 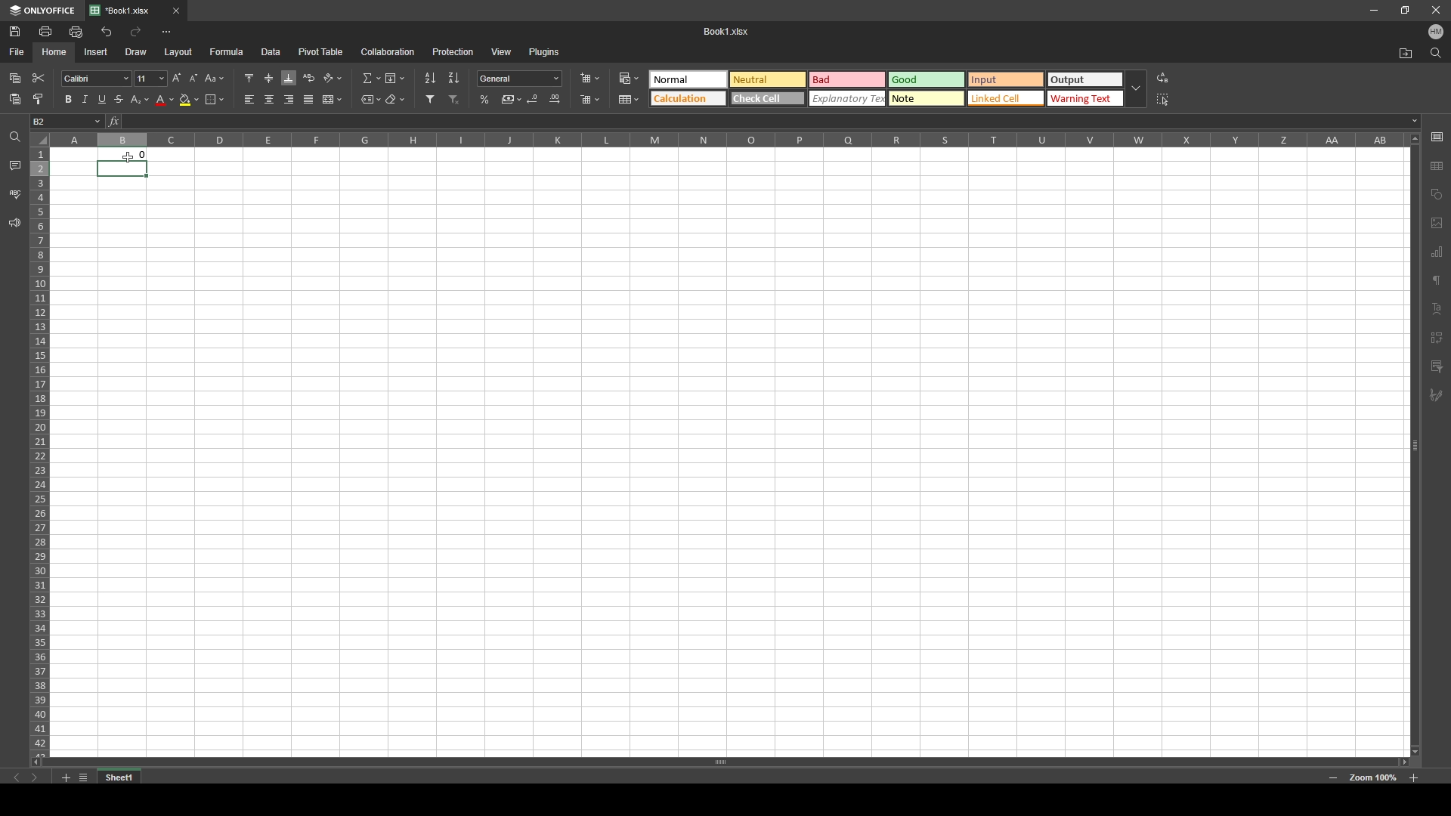 What do you see at coordinates (215, 78) in the screenshot?
I see `change case` at bounding box center [215, 78].